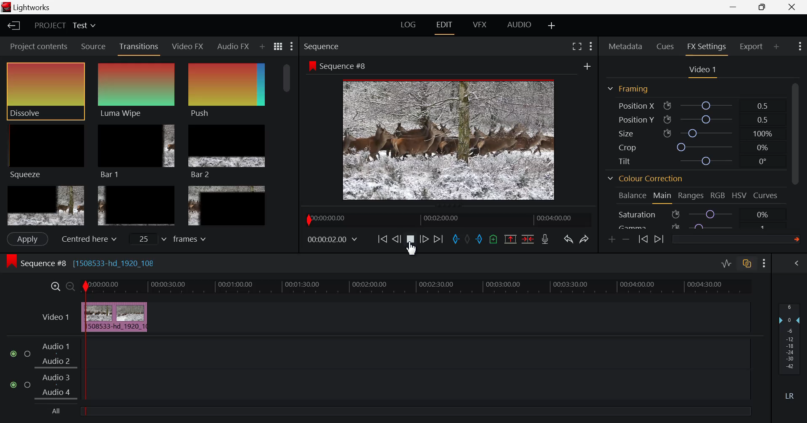 This screenshot has height=423, width=807. I want to click on Video FX, so click(188, 46).